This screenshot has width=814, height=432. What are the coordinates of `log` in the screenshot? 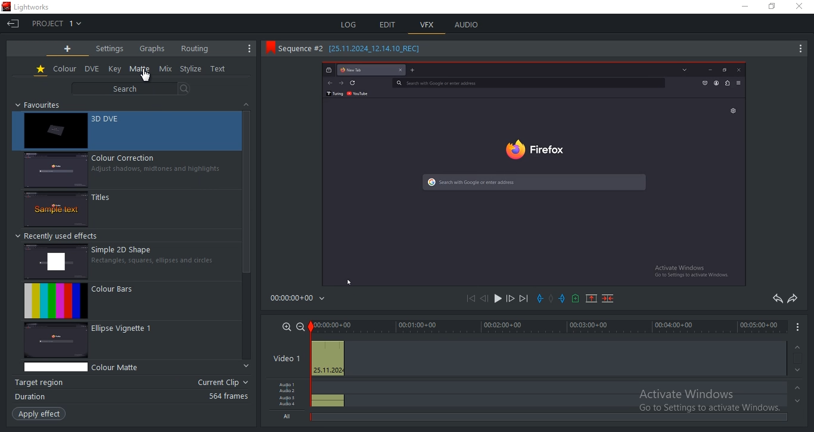 It's located at (347, 23).